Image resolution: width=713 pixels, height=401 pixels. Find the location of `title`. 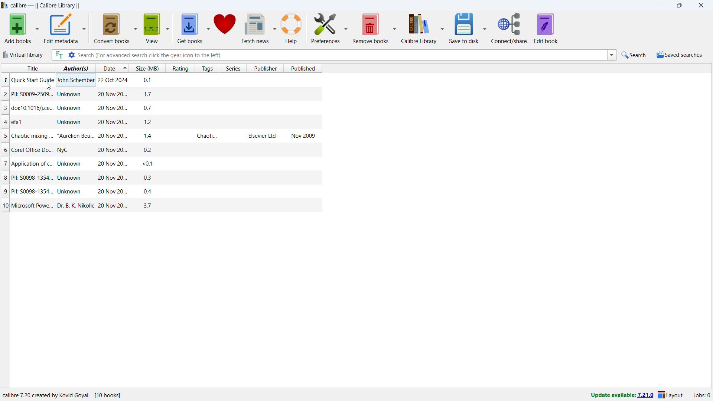

title is located at coordinates (45, 6).